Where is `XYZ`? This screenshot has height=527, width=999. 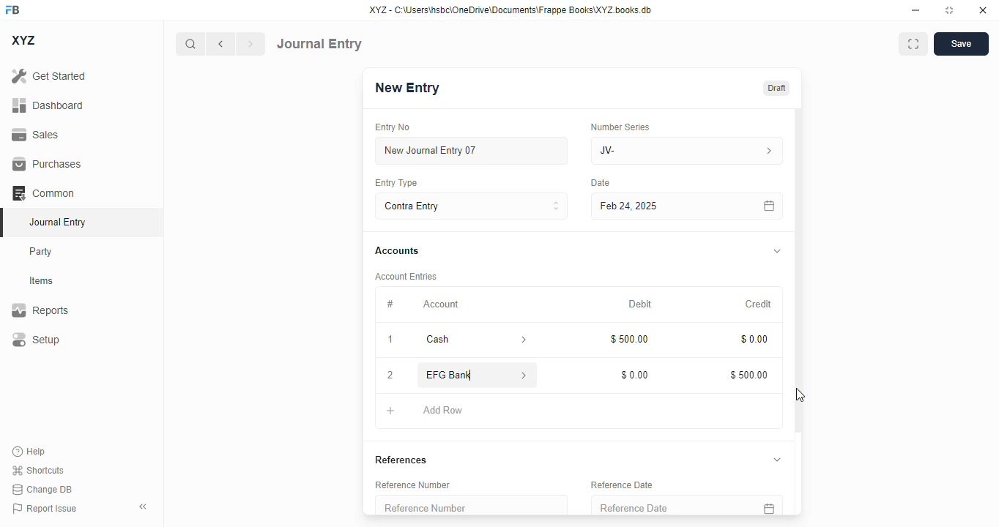 XYZ is located at coordinates (23, 40).